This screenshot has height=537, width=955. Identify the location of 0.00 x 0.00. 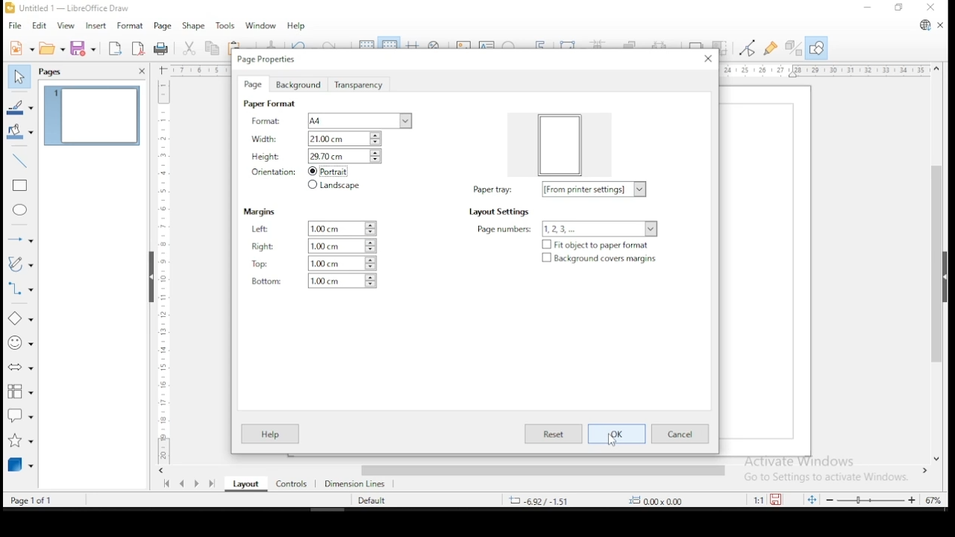
(672, 500).